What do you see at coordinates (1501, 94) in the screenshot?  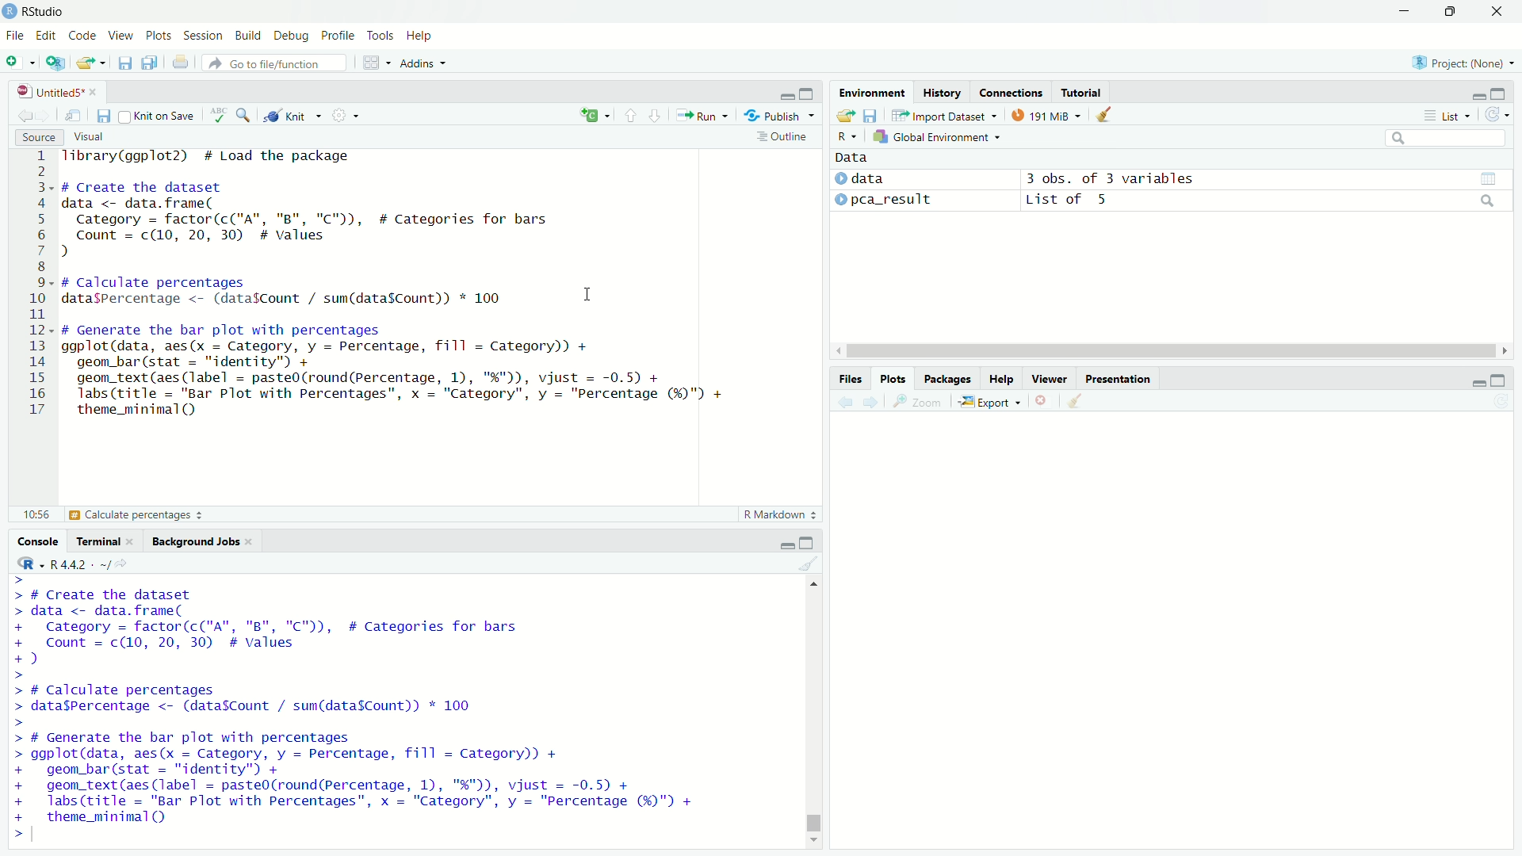 I see `maximize` at bounding box center [1501, 94].